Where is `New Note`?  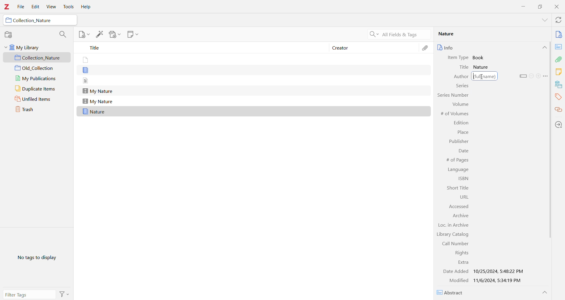 New Note is located at coordinates (132, 34).